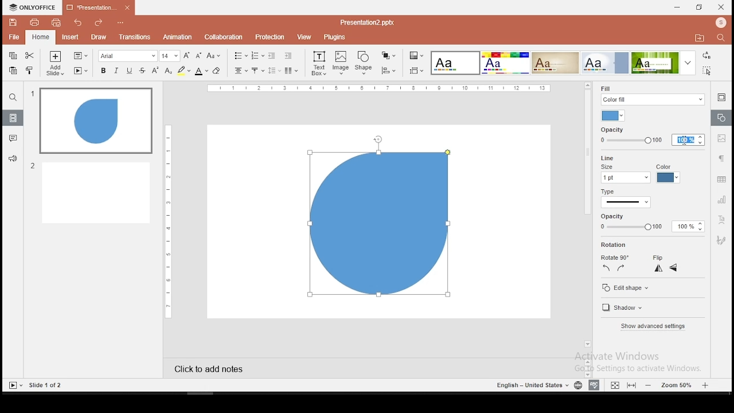 The image size is (734, 413). Describe the element at coordinates (34, 7) in the screenshot. I see `icon` at that location.